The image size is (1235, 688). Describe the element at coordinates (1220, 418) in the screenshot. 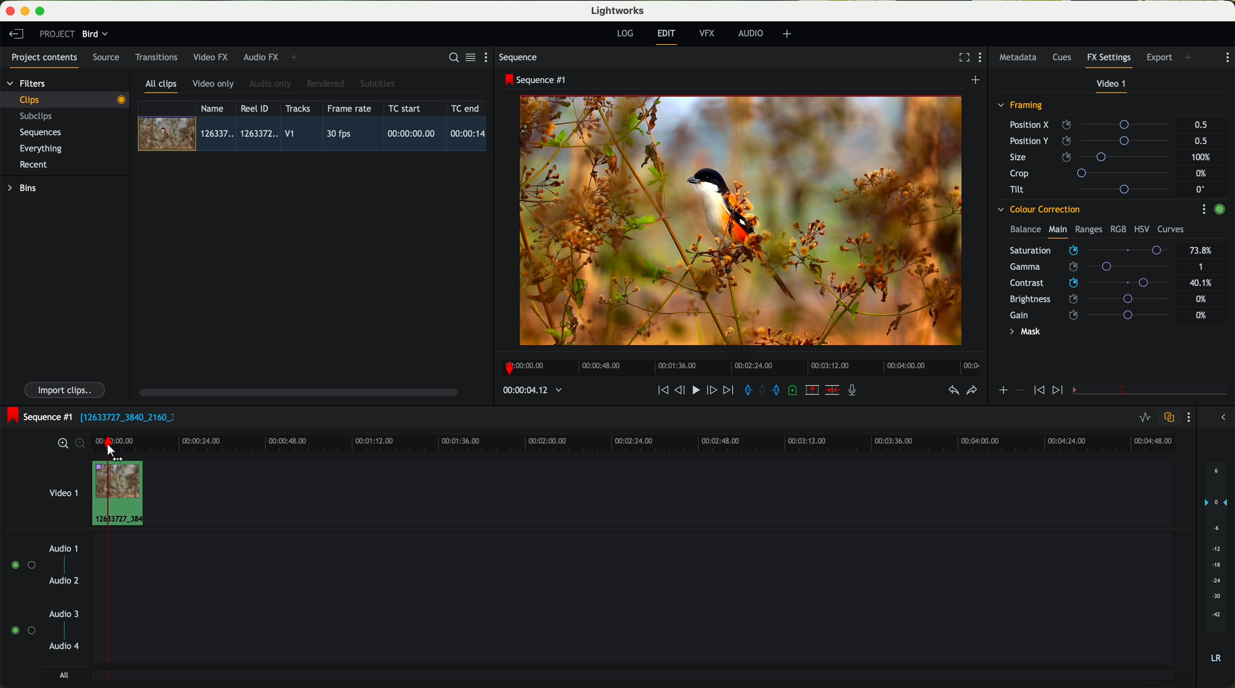

I see `show/hide the full audio mix` at that location.